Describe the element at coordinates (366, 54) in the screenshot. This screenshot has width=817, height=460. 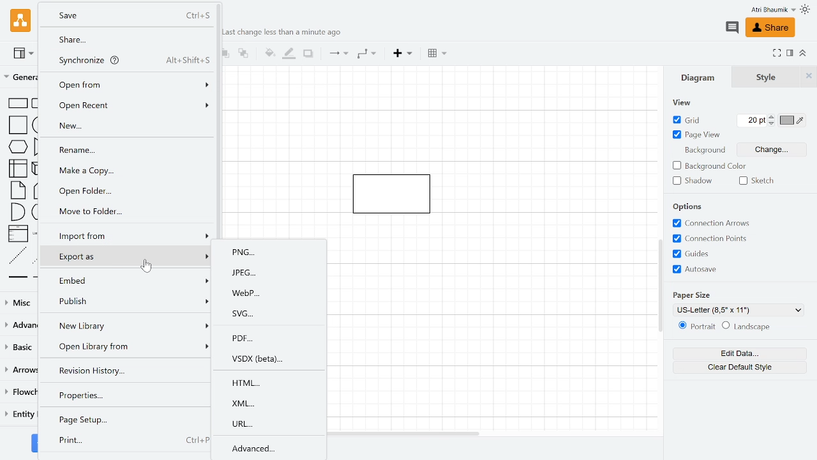
I see `Waypoints` at that location.